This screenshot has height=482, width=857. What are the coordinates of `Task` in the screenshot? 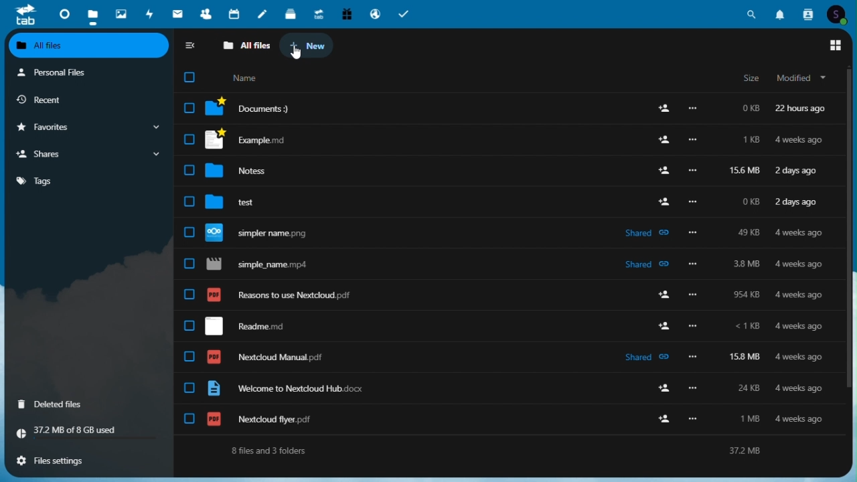 It's located at (404, 13).